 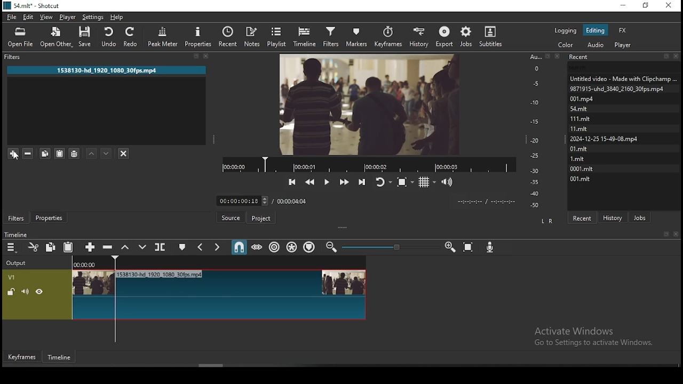 What do you see at coordinates (605, 138) in the screenshot?
I see `2024-12-25 15-49-08. mp4` at bounding box center [605, 138].